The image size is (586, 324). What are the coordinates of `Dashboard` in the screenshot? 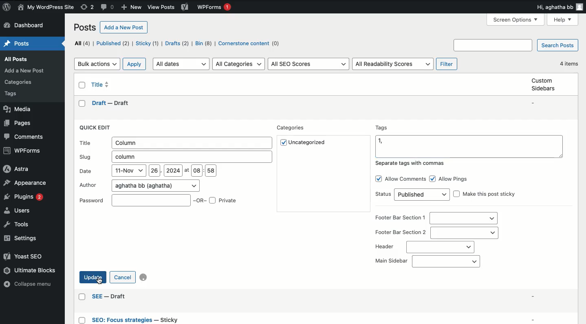 It's located at (29, 26).